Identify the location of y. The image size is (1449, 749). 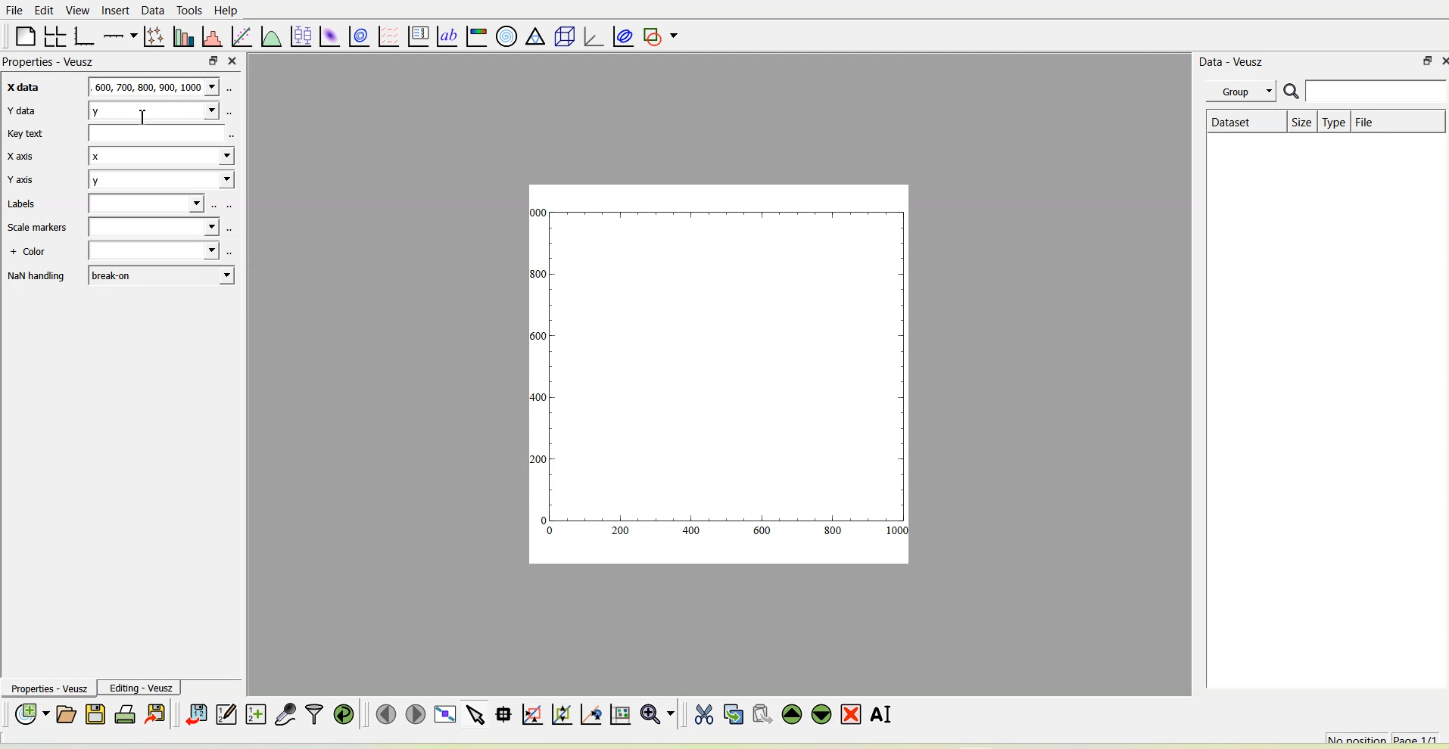
(161, 179).